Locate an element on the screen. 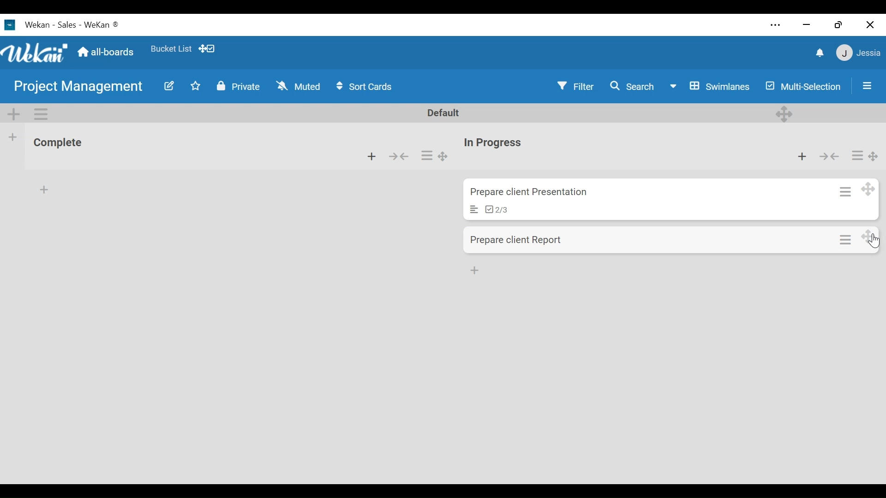 The height and width of the screenshot is (498, 886). Sidebar is located at coordinates (866, 83).